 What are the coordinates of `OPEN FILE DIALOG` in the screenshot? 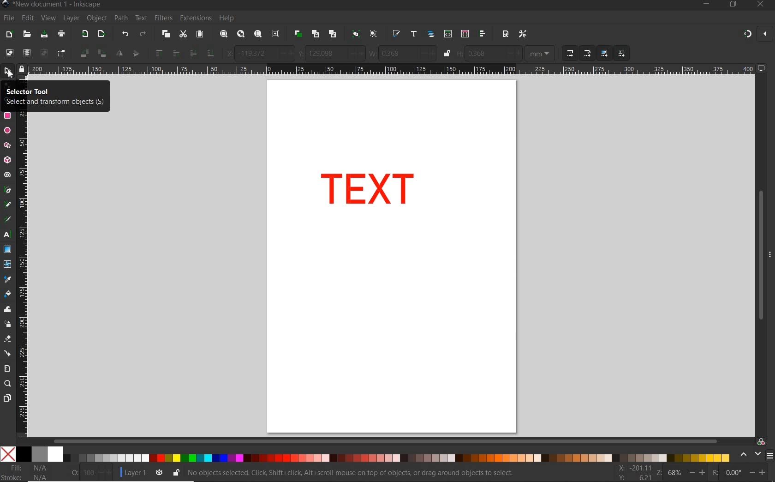 It's located at (27, 35).